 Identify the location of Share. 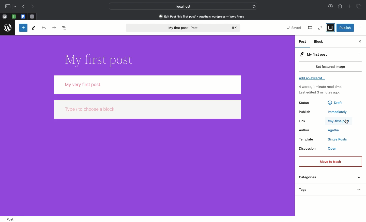
(340, 7).